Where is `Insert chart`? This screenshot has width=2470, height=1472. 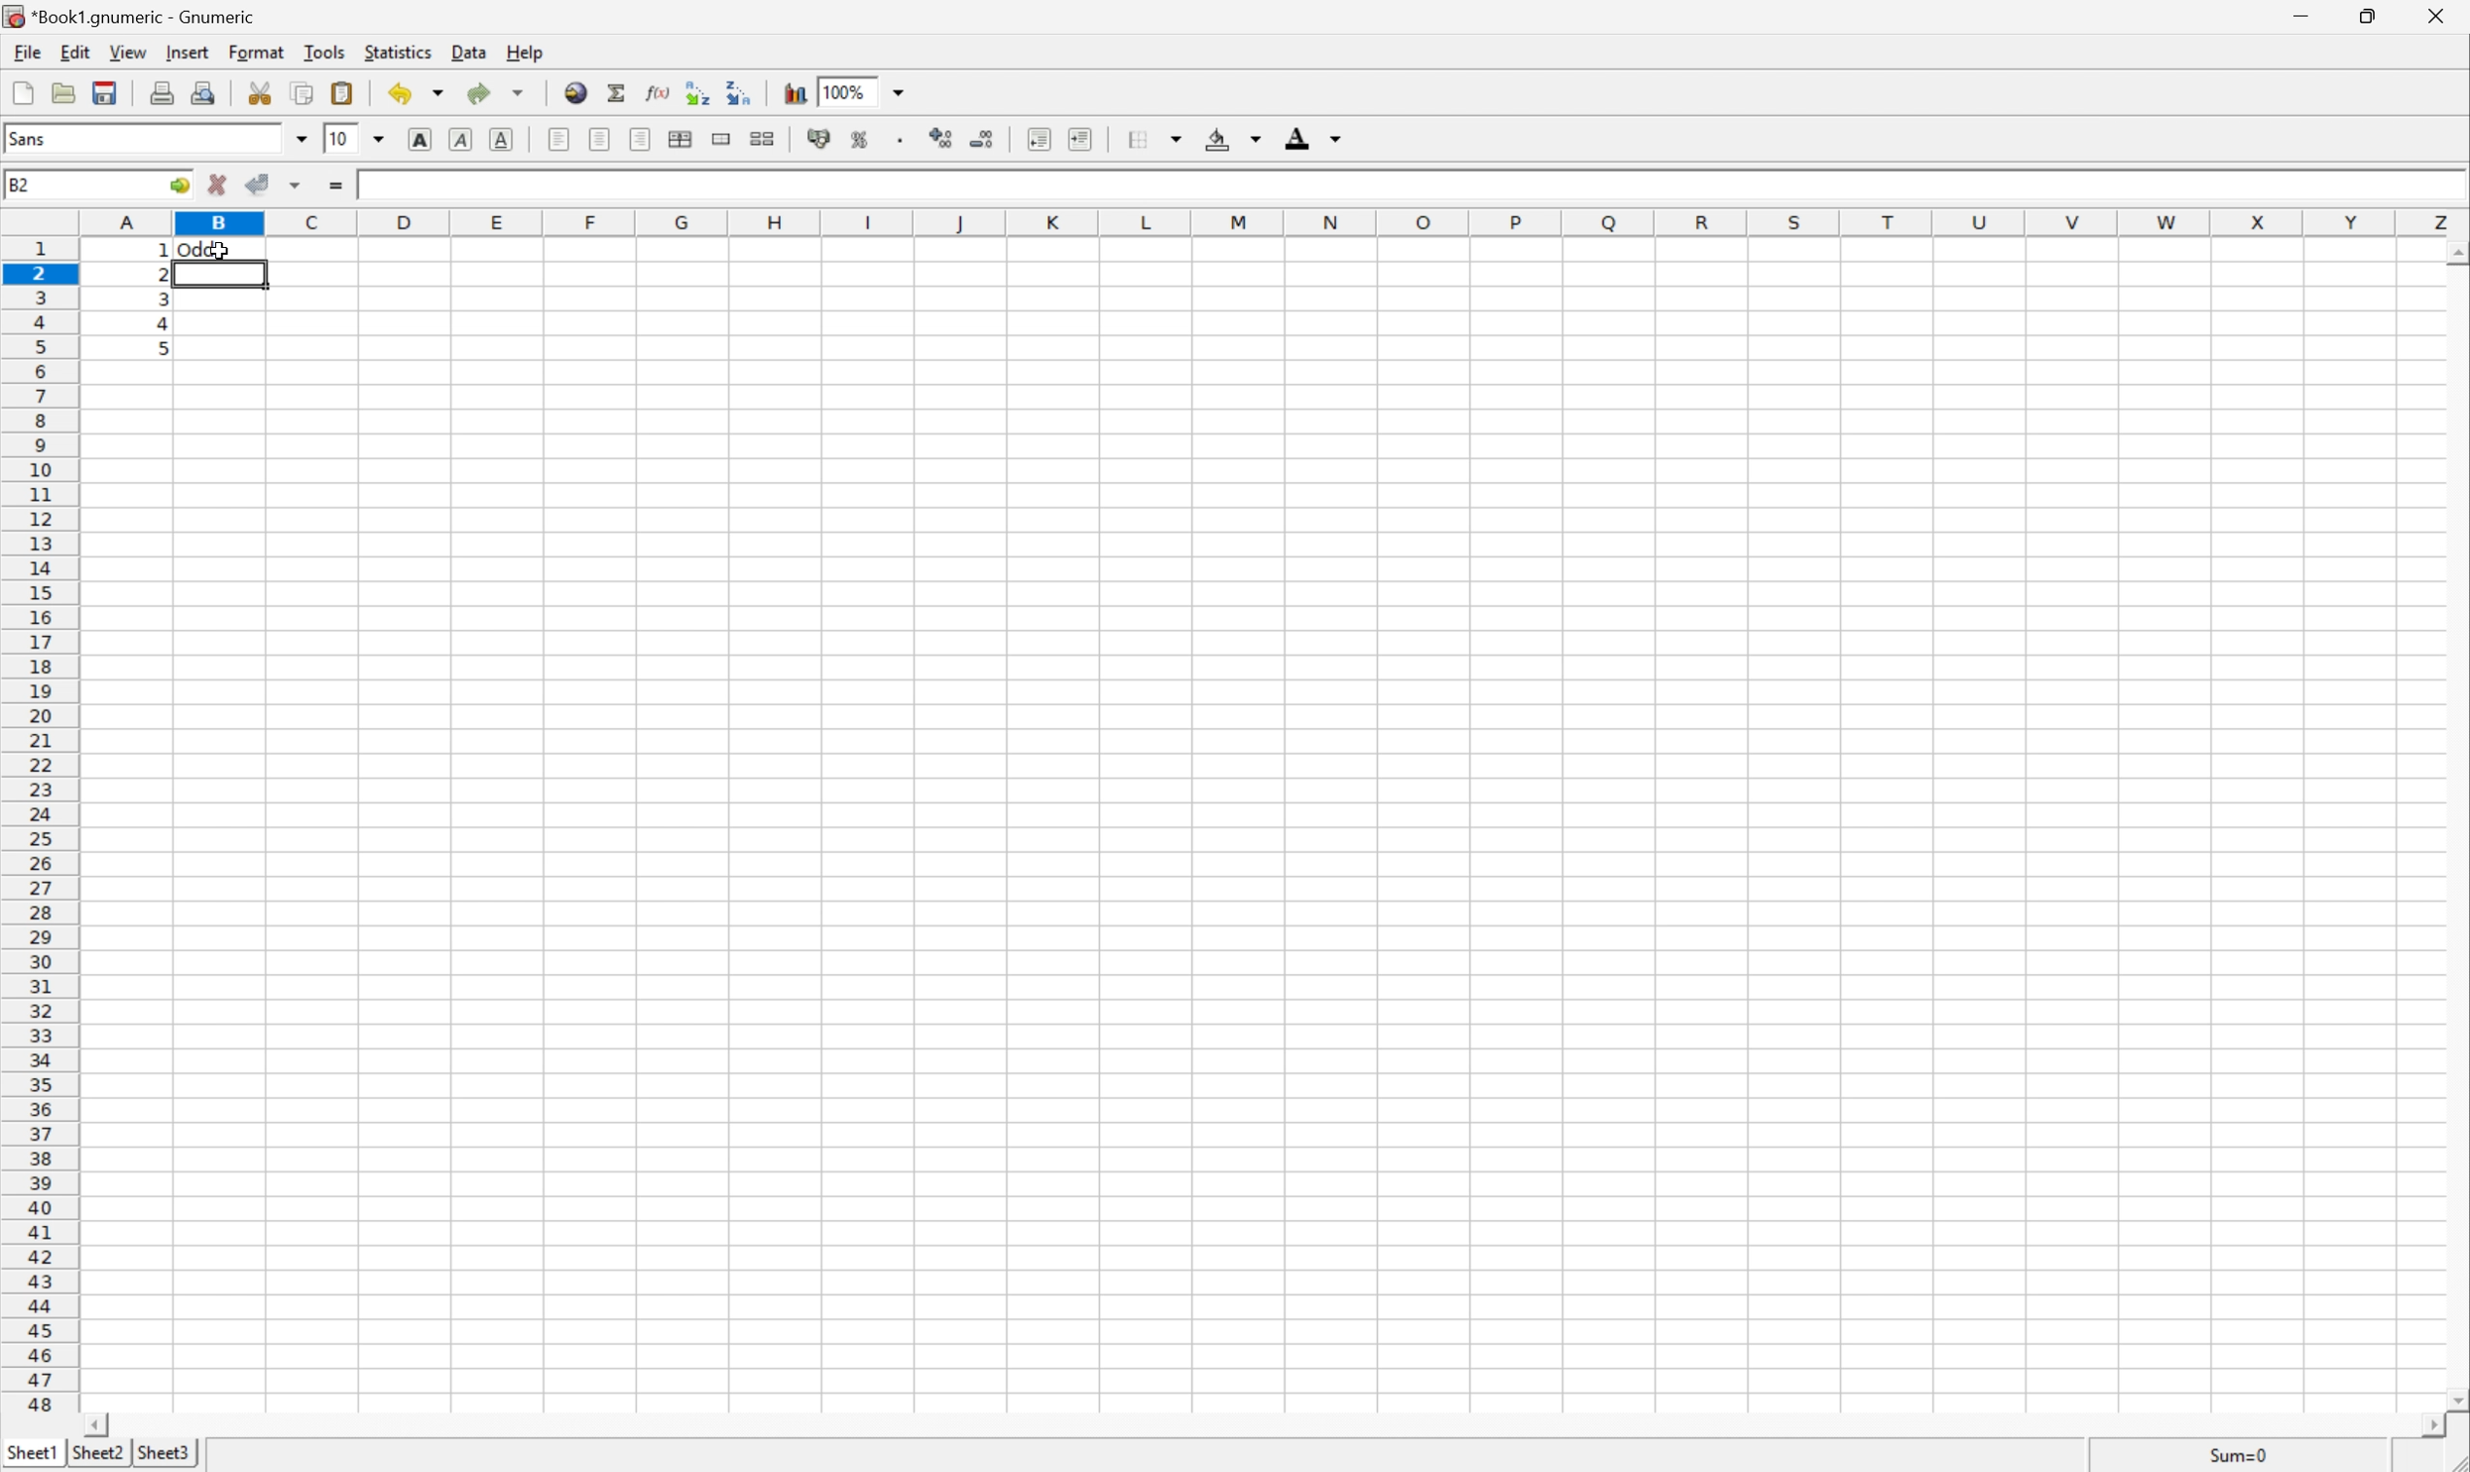
Insert chart is located at coordinates (796, 91).